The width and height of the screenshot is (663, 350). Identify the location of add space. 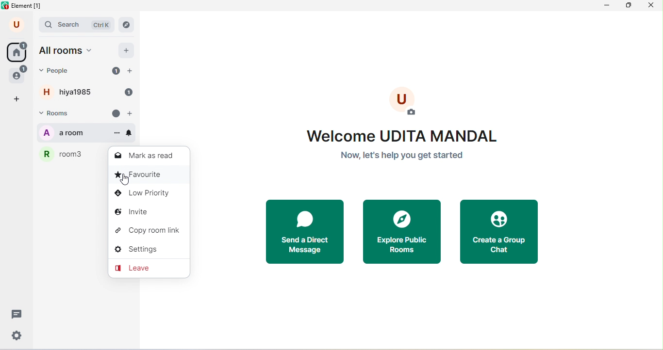
(17, 99).